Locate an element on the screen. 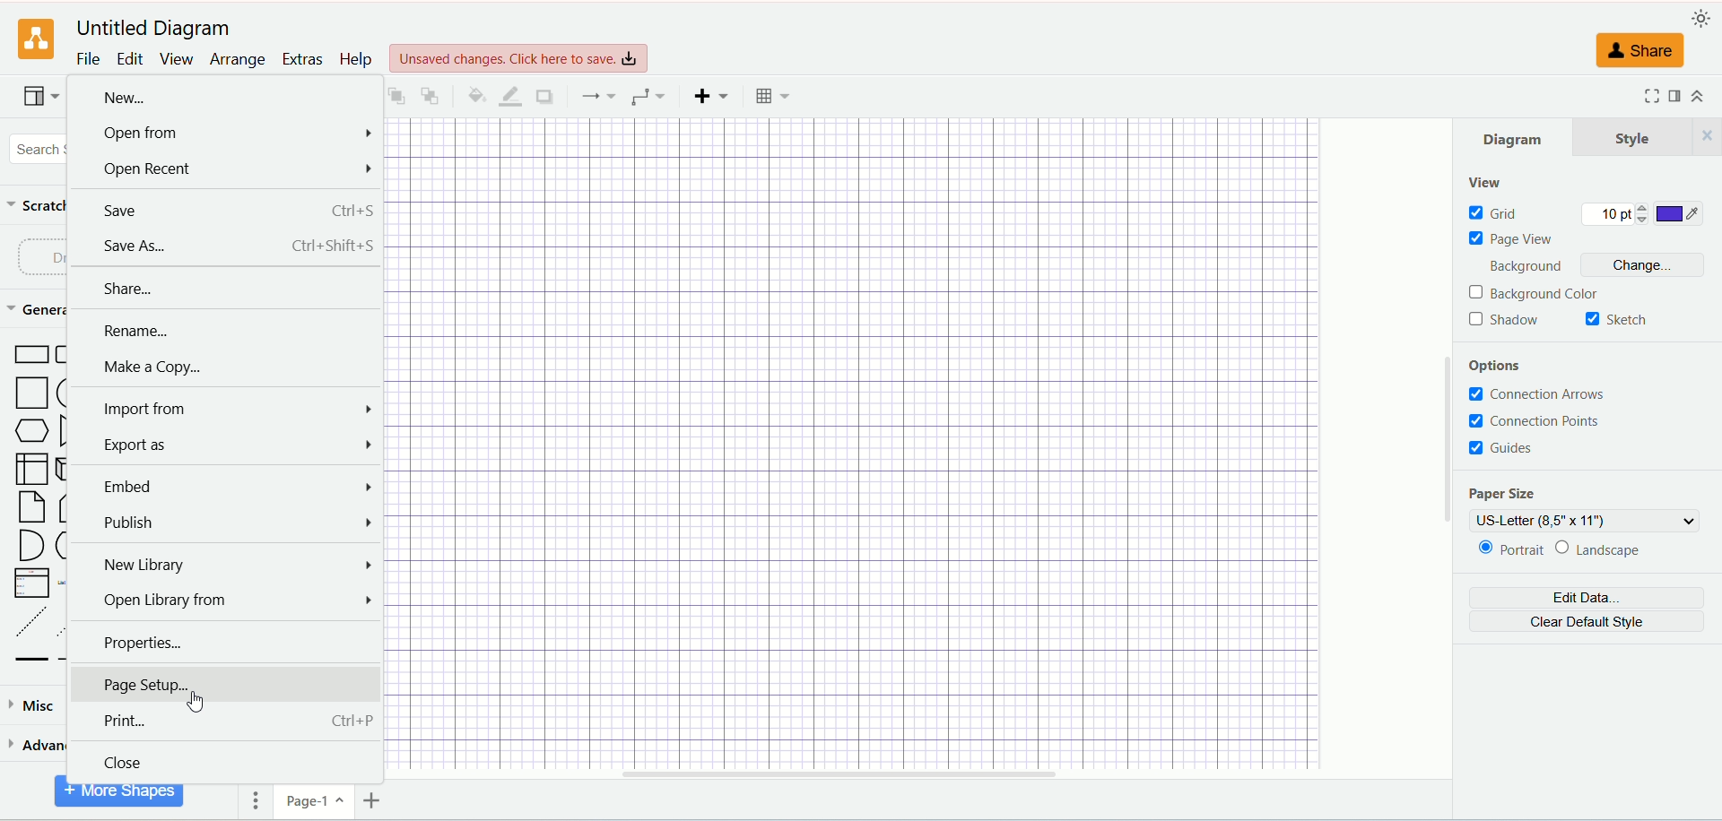 This screenshot has height=821, width=1722. sketch is located at coordinates (1617, 321).